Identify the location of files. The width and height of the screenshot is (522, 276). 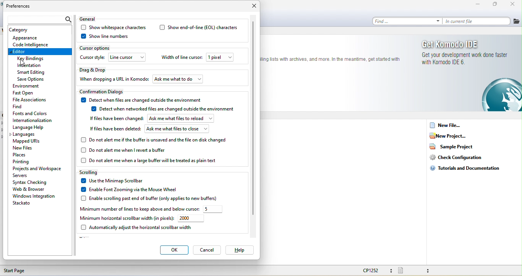
(517, 21).